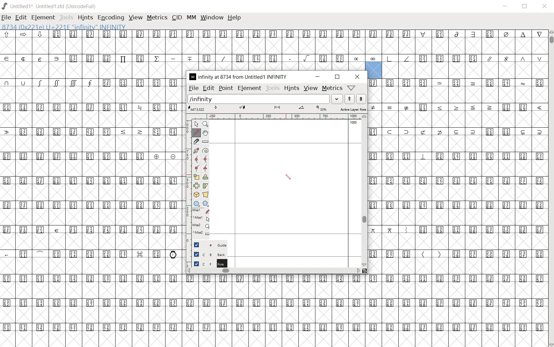 The image size is (554, 347). What do you see at coordinates (177, 18) in the screenshot?
I see `cid` at bounding box center [177, 18].